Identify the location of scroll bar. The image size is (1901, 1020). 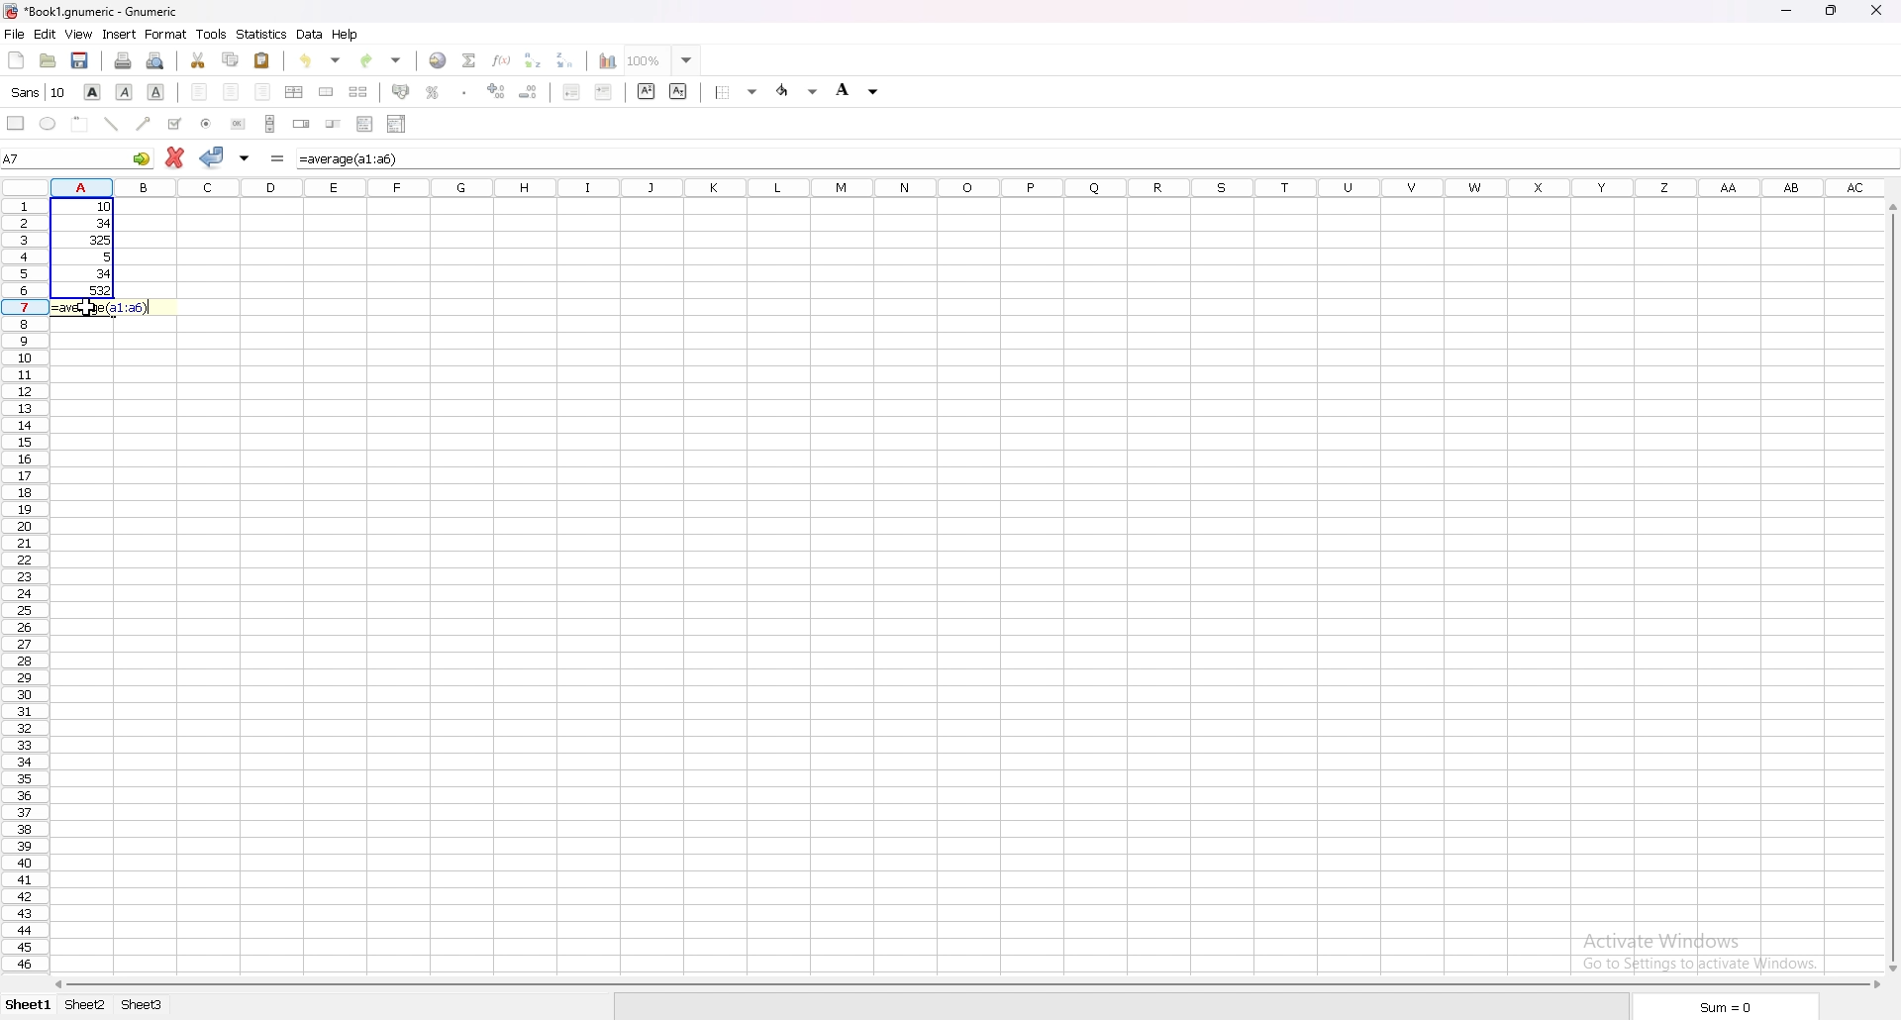
(270, 123).